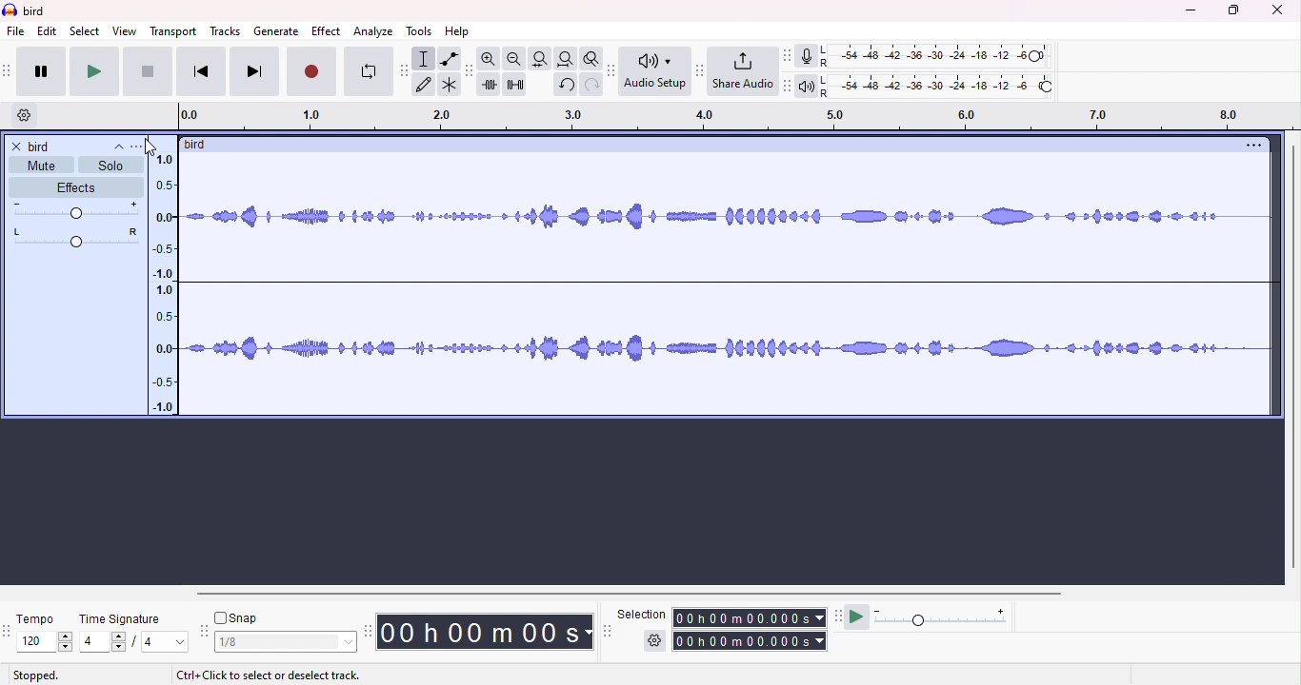 Image resolution: width=1301 pixels, height=685 pixels. What do you see at coordinates (449, 59) in the screenshot?
I see `envelop` at bounding box center [449, 59].